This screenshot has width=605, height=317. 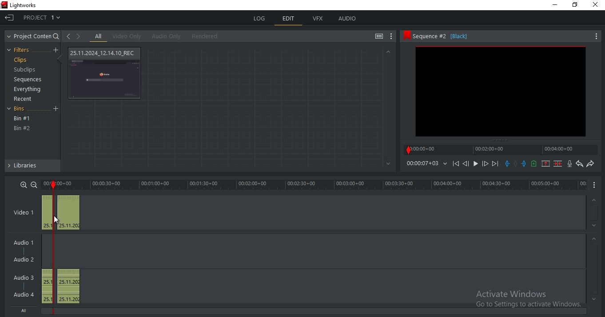 What do you see at coordinates (31, 5) in the screenshot?
I see `Lightworks` at bounding box center [31, 5].